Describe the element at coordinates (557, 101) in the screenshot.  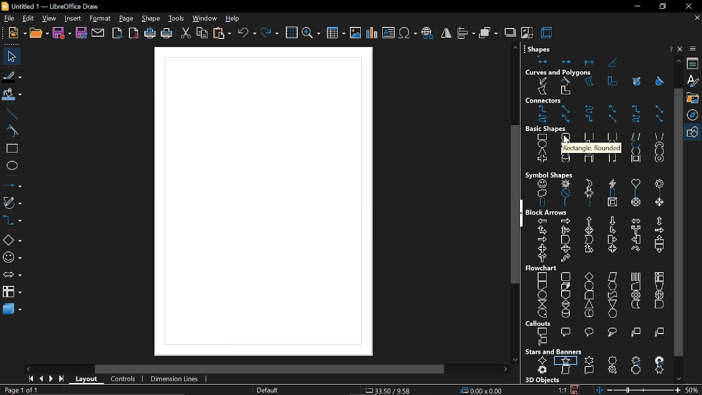
I see `connectors` at that location.